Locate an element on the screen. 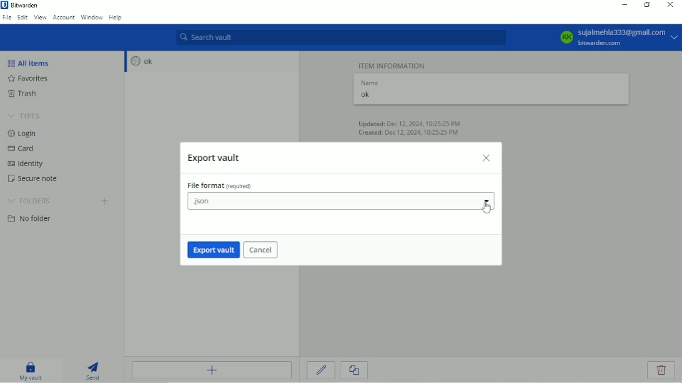  Account is located at coordinates (64, 17).